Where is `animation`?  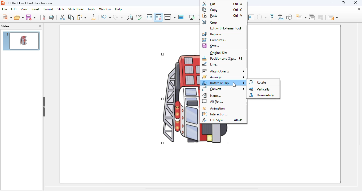 animation is located at coordinates (214, 108).